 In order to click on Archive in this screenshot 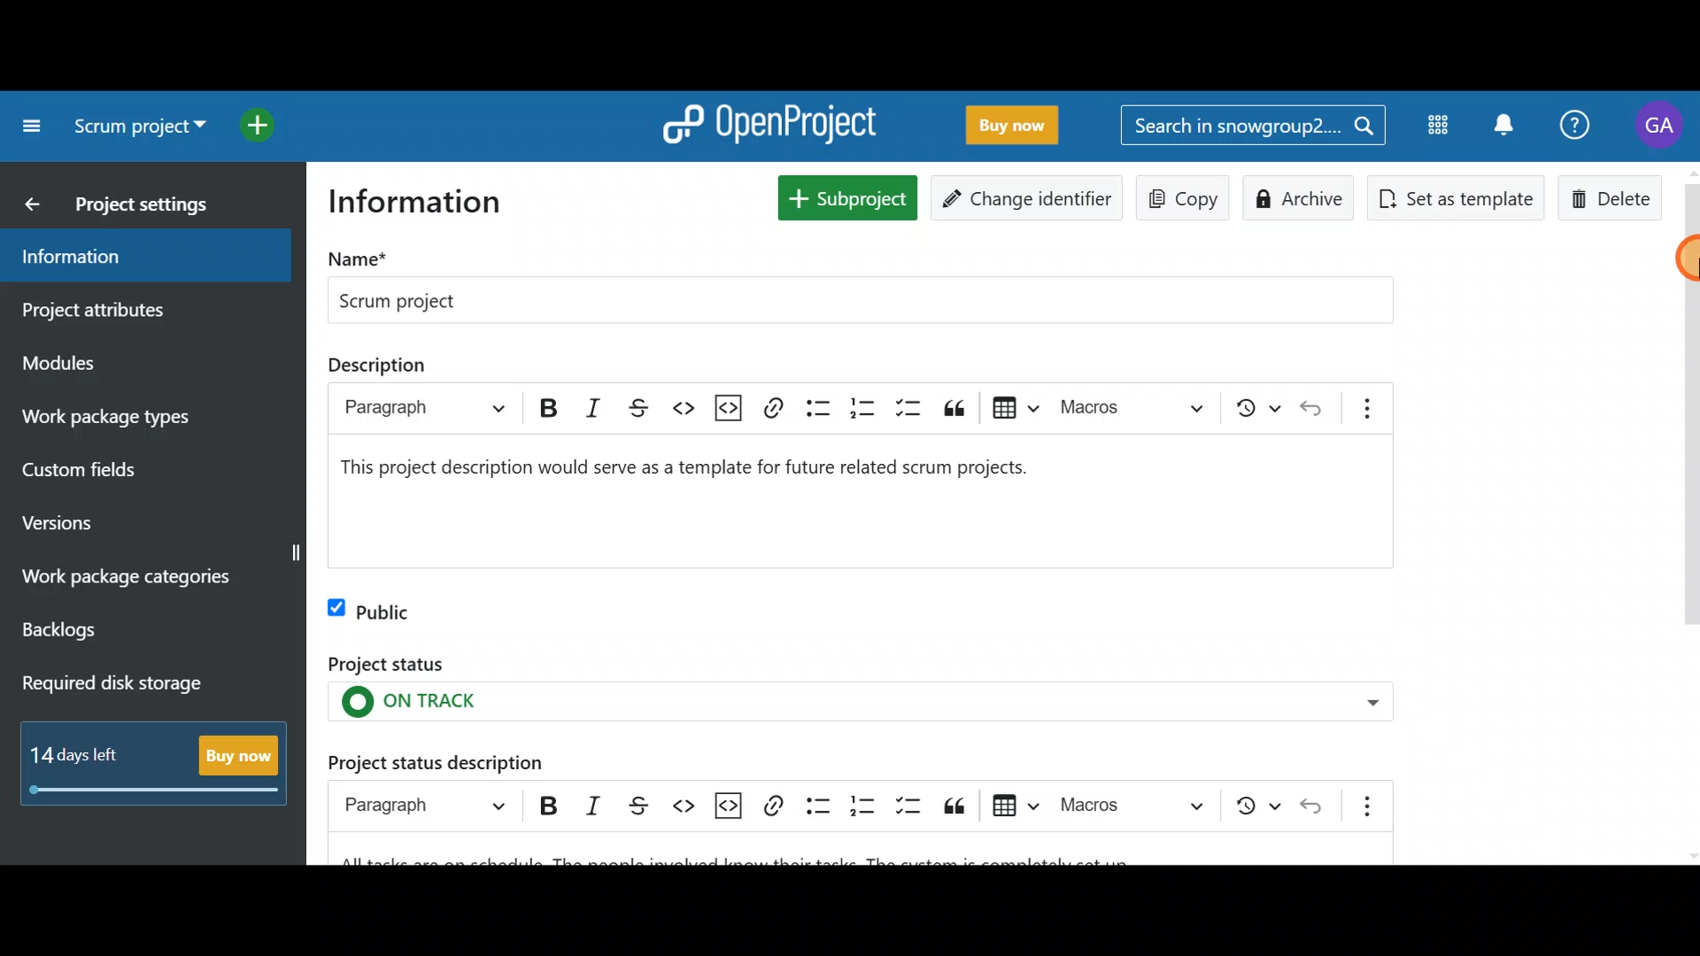, I will do `click(1307, 195)`.